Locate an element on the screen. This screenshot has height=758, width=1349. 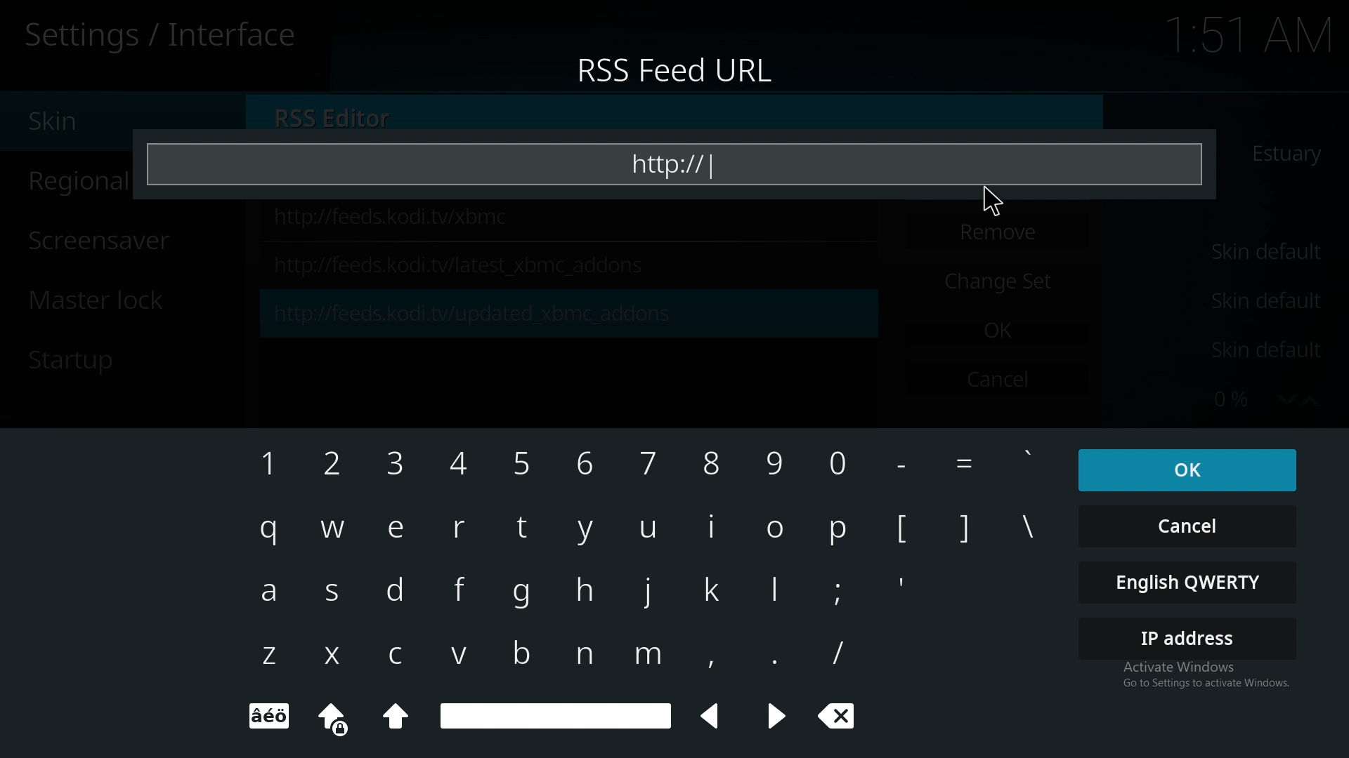
w is located at coordinates (334, 528).